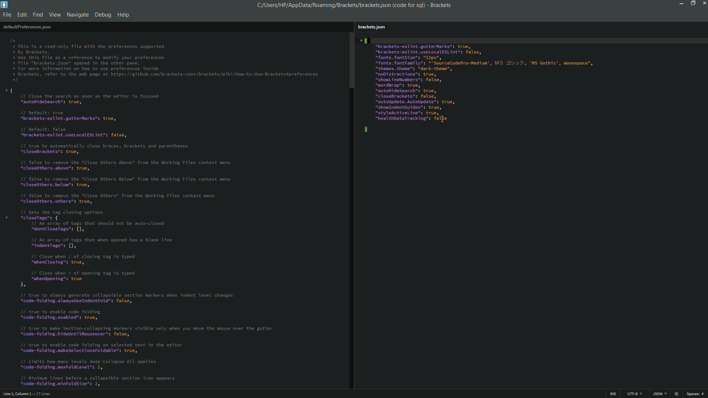  Describe the element at coordinates (55, 15) in the screenshot. I see `View menu` at that location.